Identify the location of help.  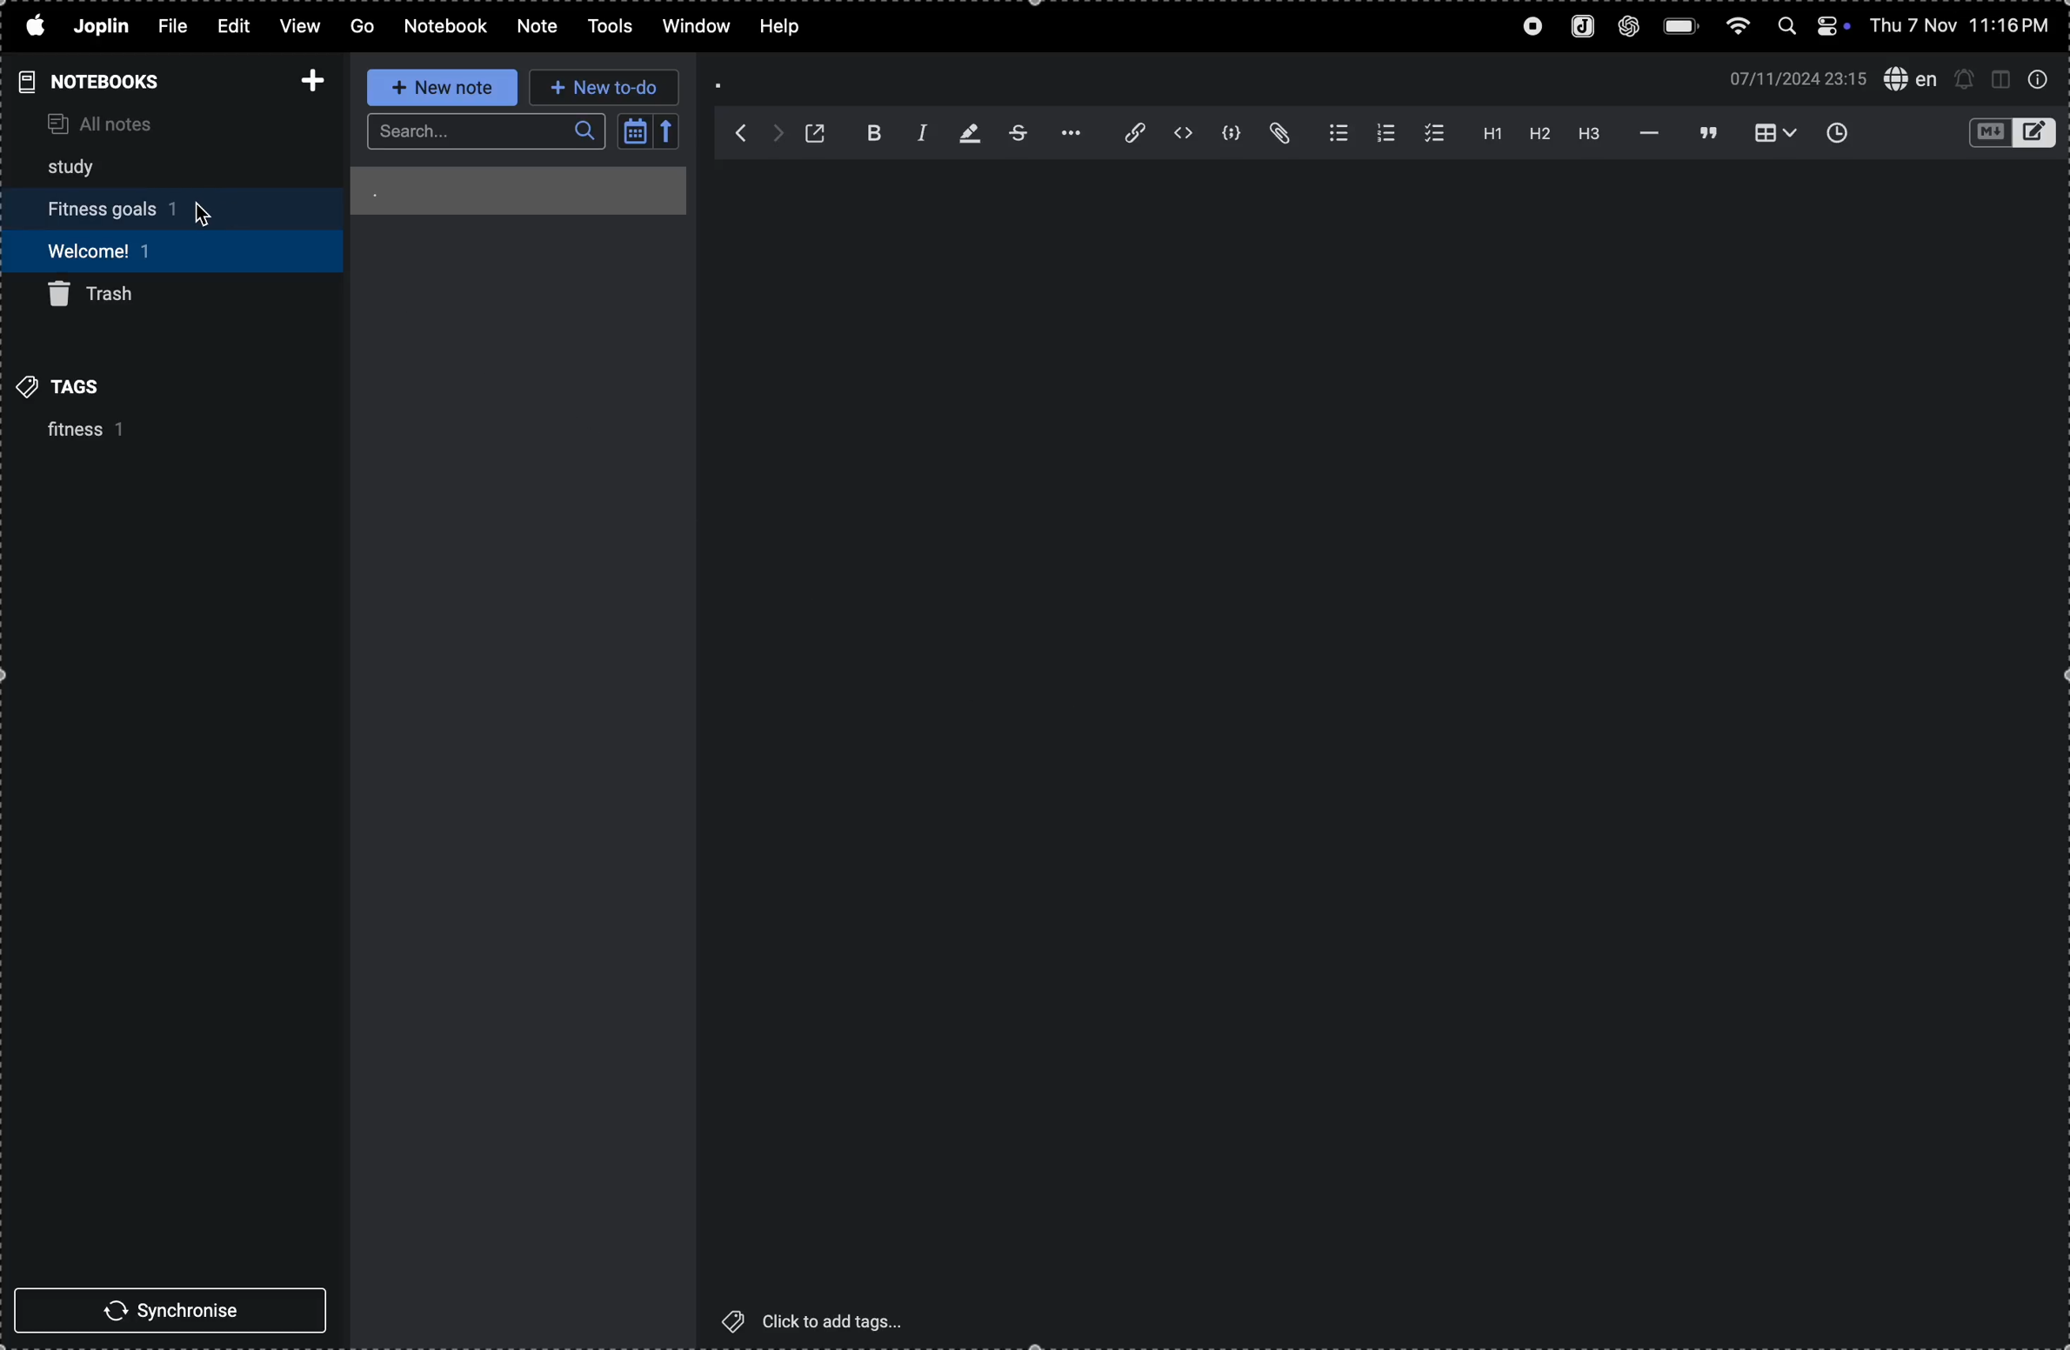
(779, 24).